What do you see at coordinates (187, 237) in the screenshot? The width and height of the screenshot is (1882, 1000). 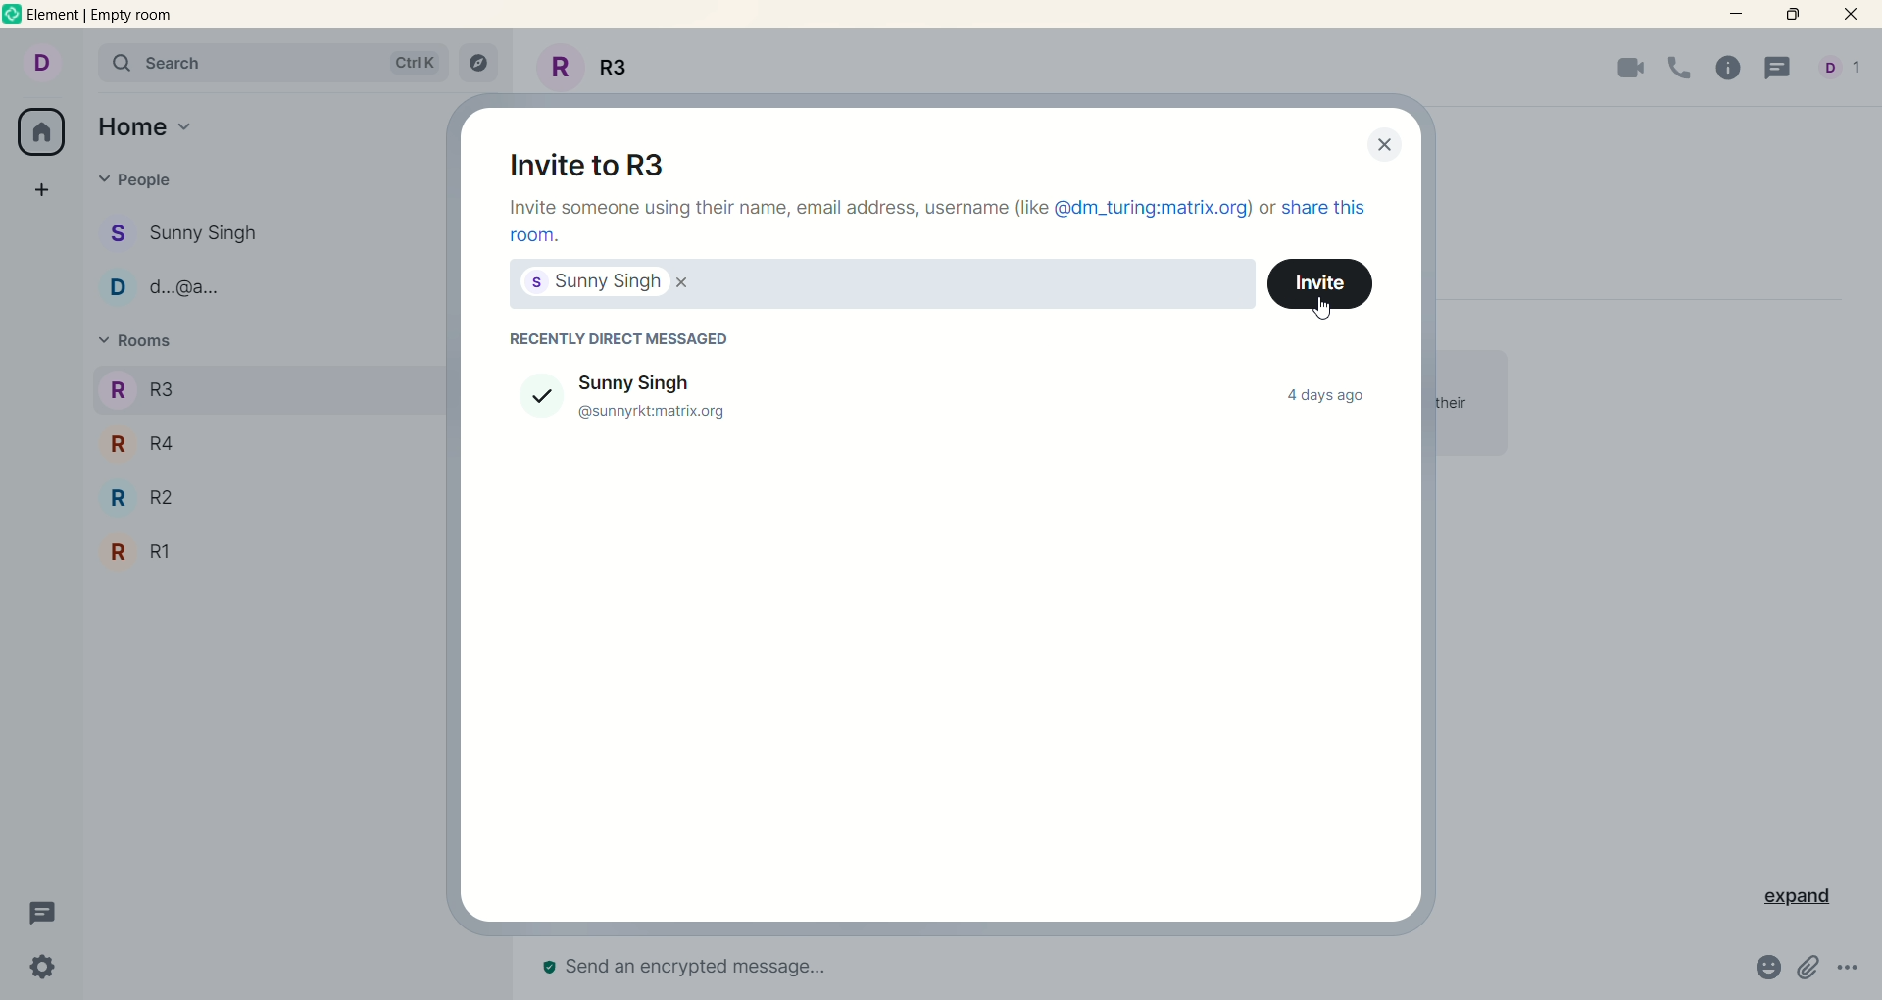 I see `S Sunny Singh` at bounding box center [187, 237].